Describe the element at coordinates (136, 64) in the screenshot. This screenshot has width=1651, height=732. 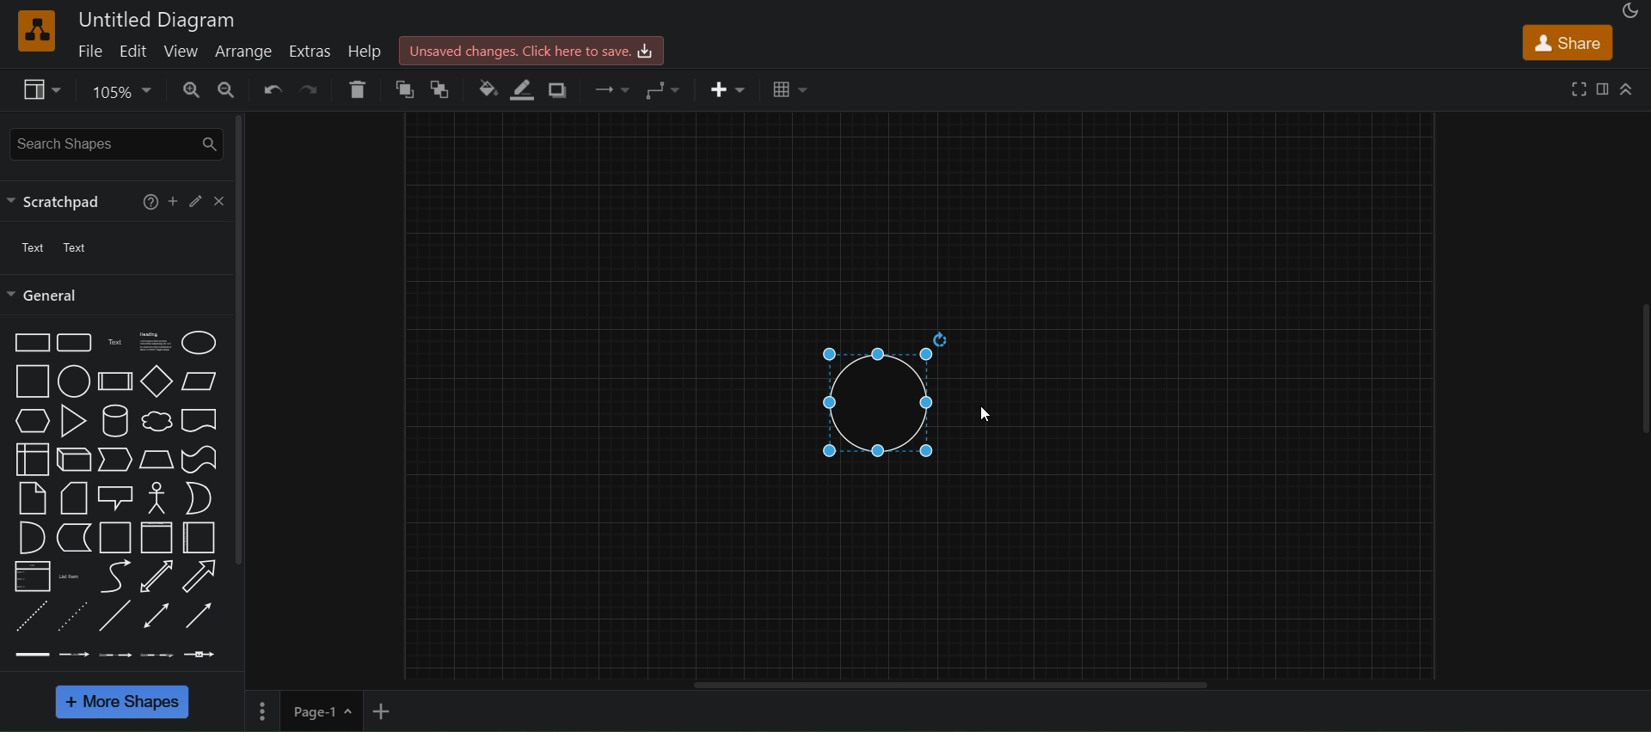
I see `cursor` at that location.